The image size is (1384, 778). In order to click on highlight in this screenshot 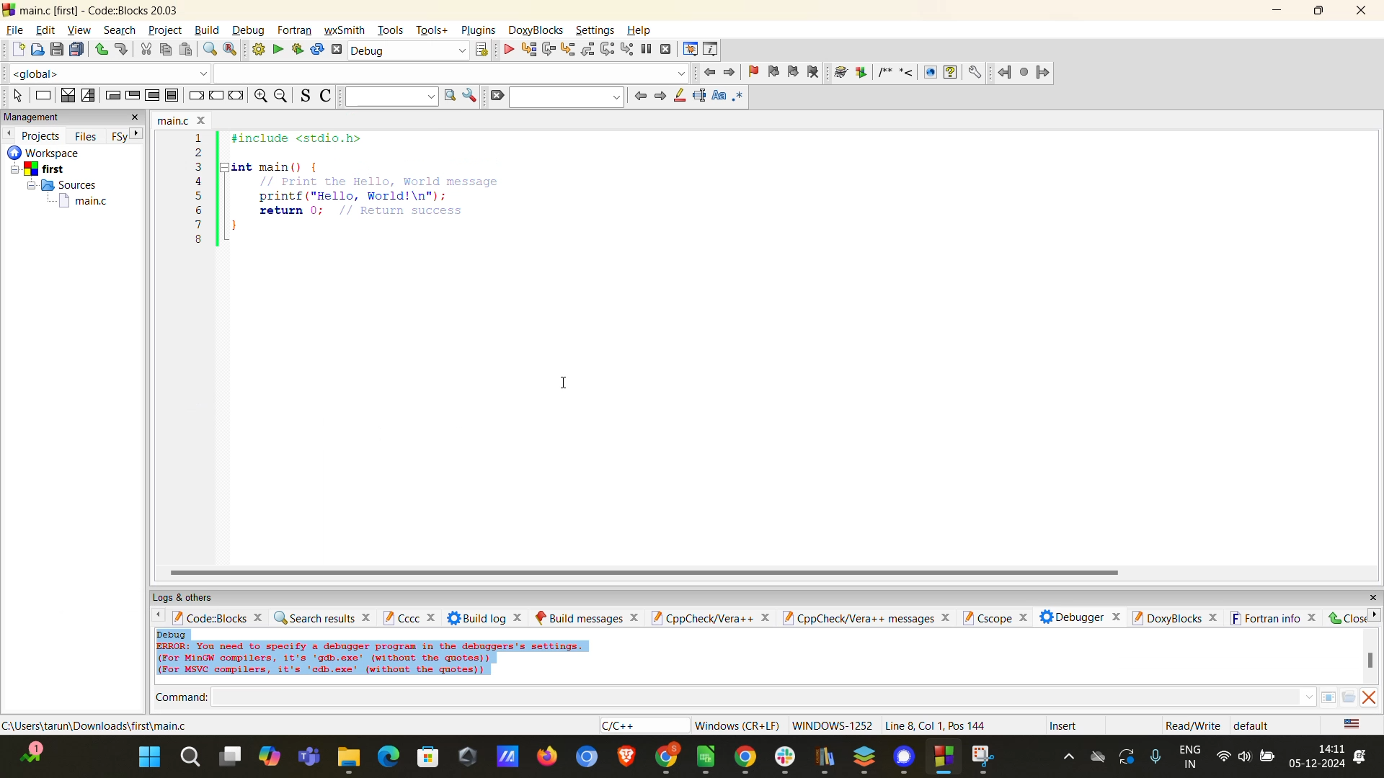, I will do `click(682, 99)`.